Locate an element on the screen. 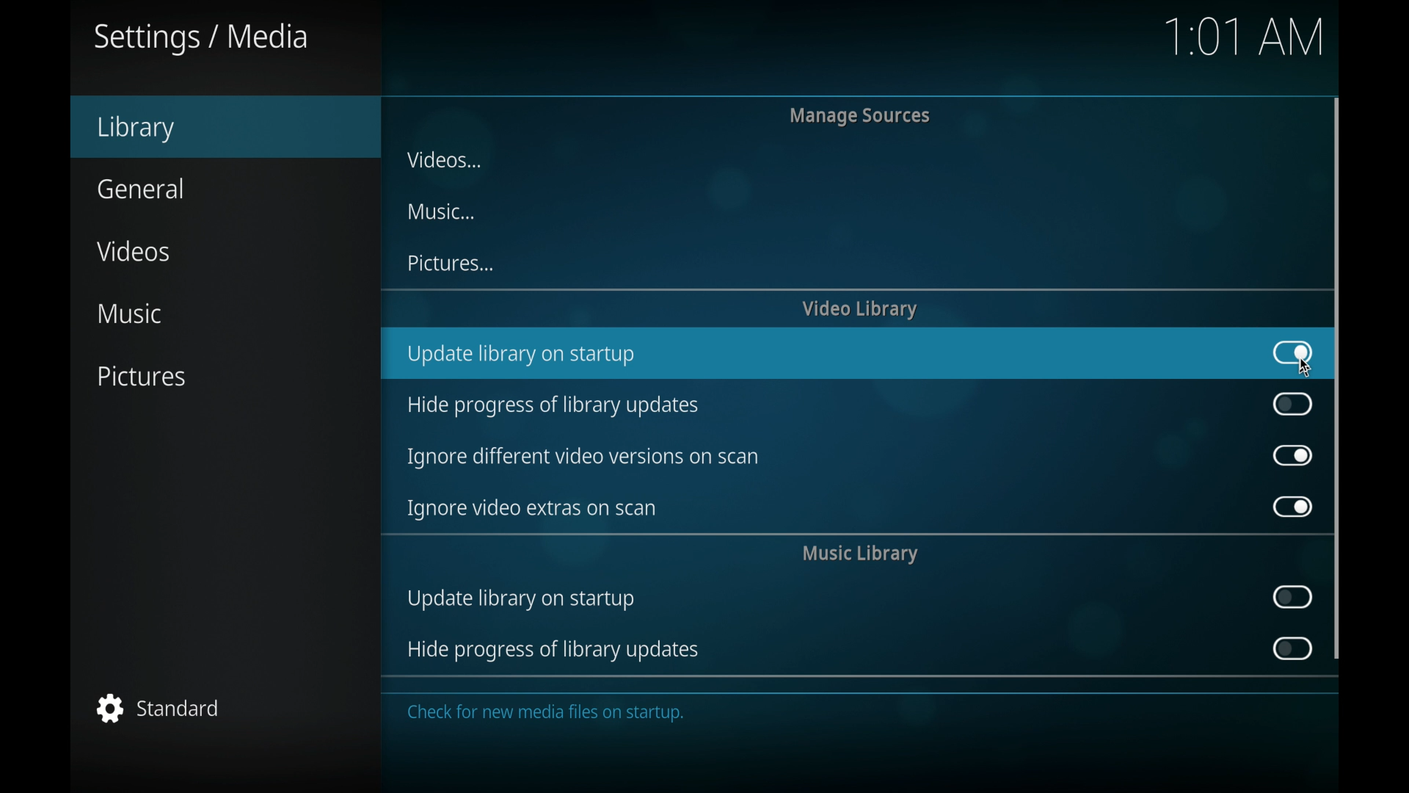 The image size is (1409, 793). music is located at coordinates (129, 314).